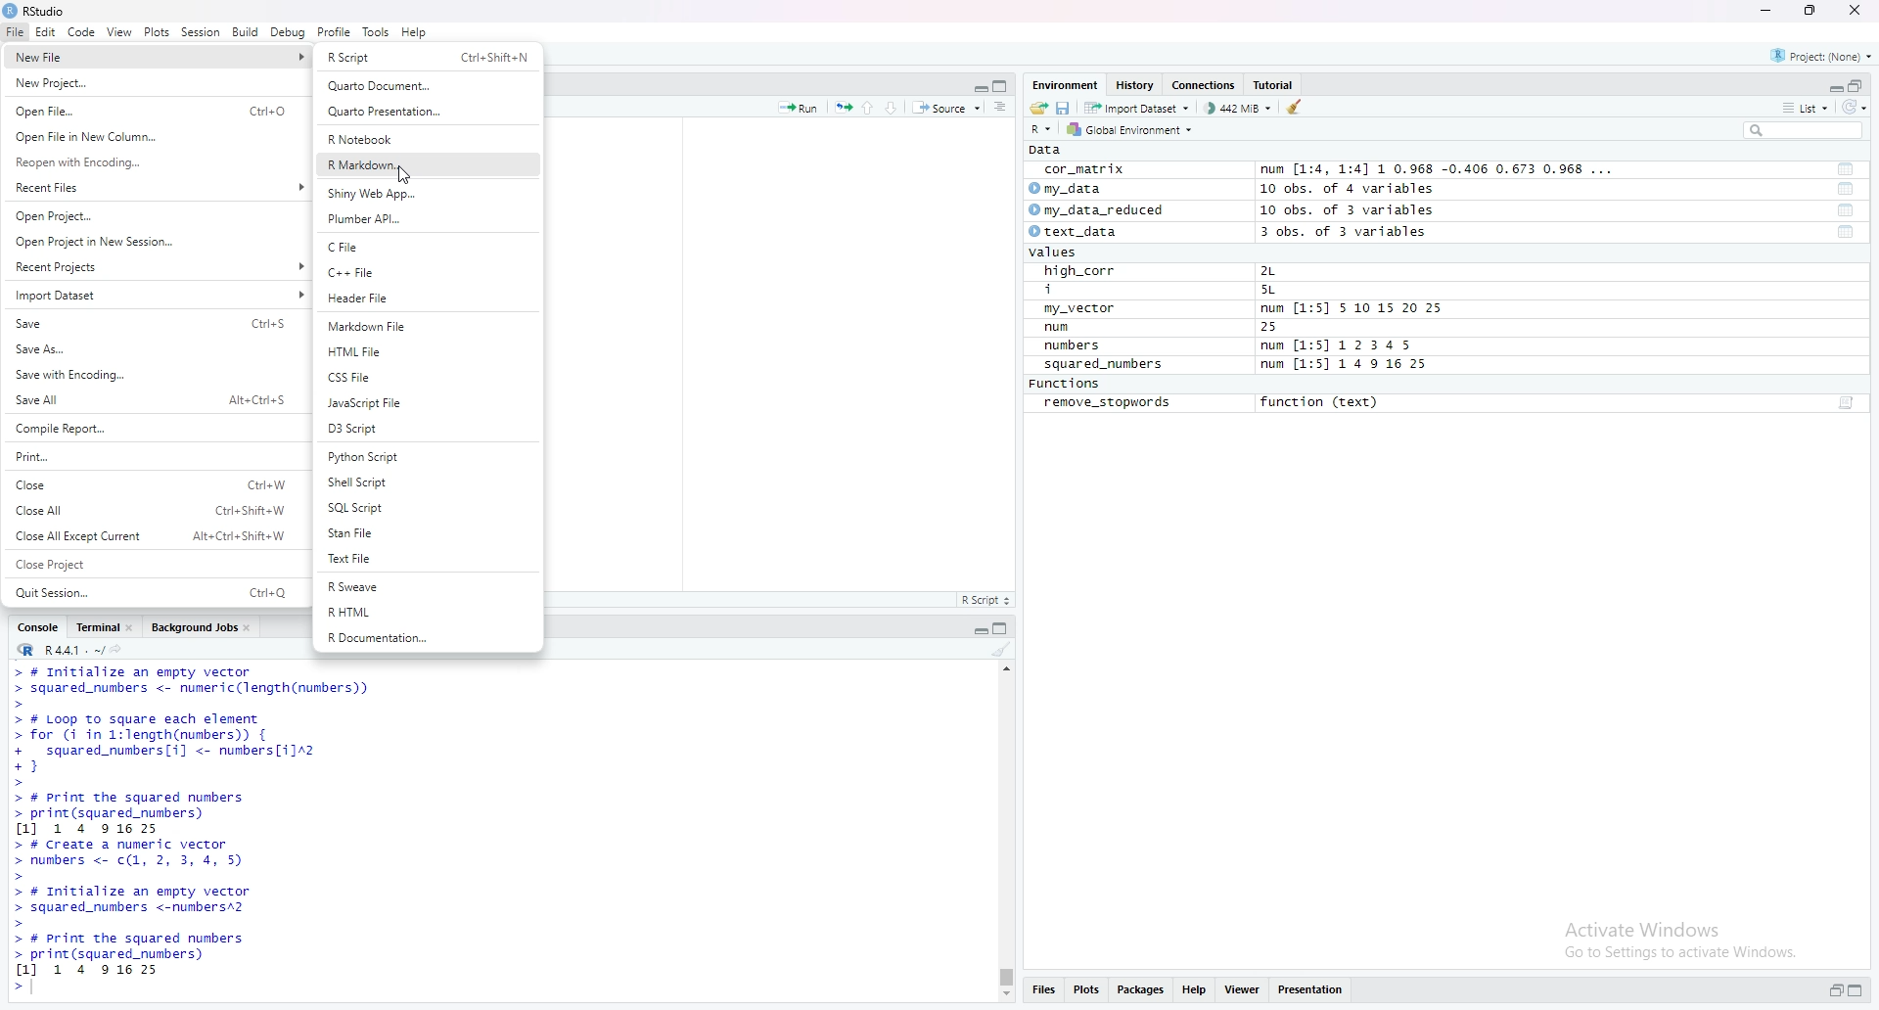  I want to click on Open Project., so click(153, 215).